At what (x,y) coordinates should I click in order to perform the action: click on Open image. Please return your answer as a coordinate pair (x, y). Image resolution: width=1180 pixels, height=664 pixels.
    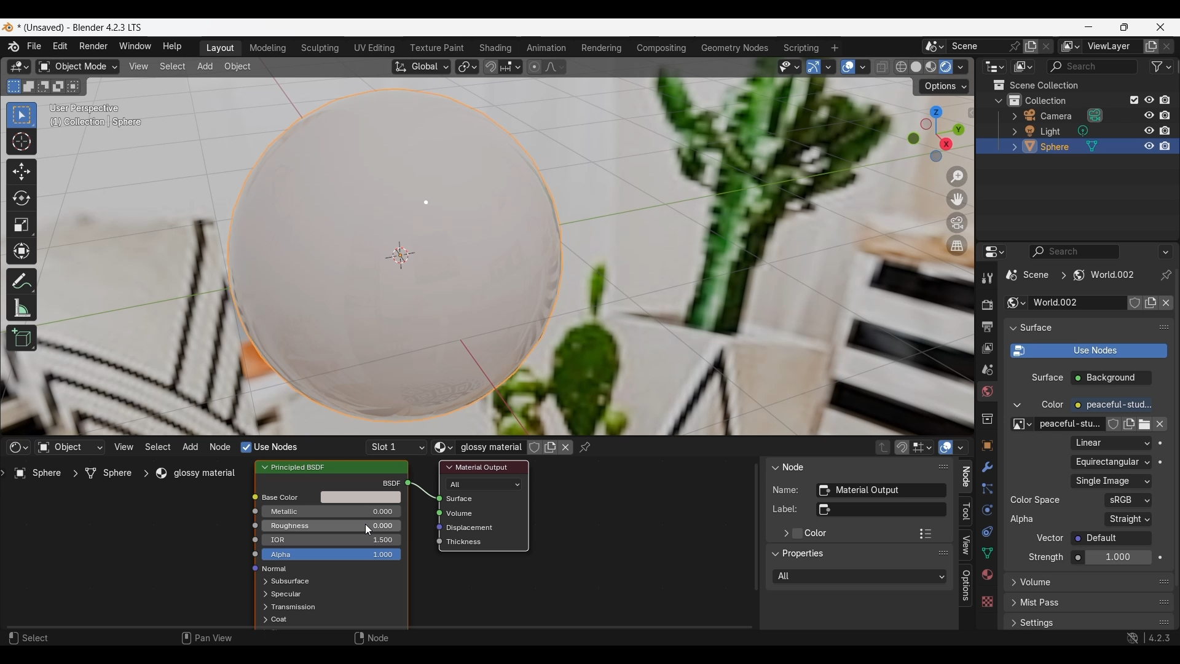
    Looking at the image, I should click on (1144, 424).